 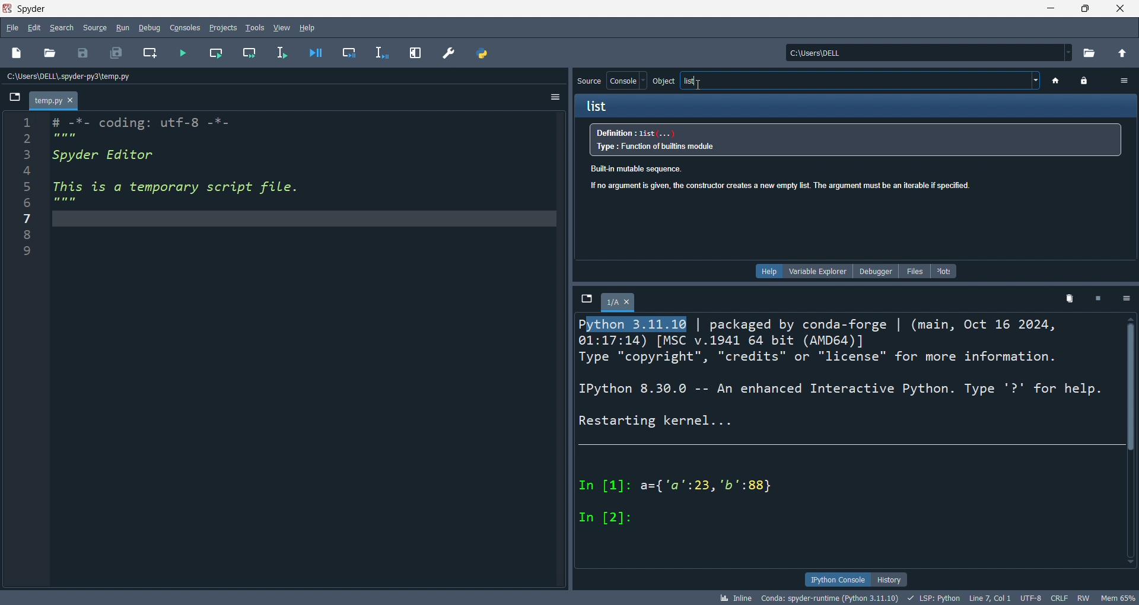 What do you see at coordinates (1086, 597) in the screenshot?
I see `RW` at bounding box center [1086, 597].